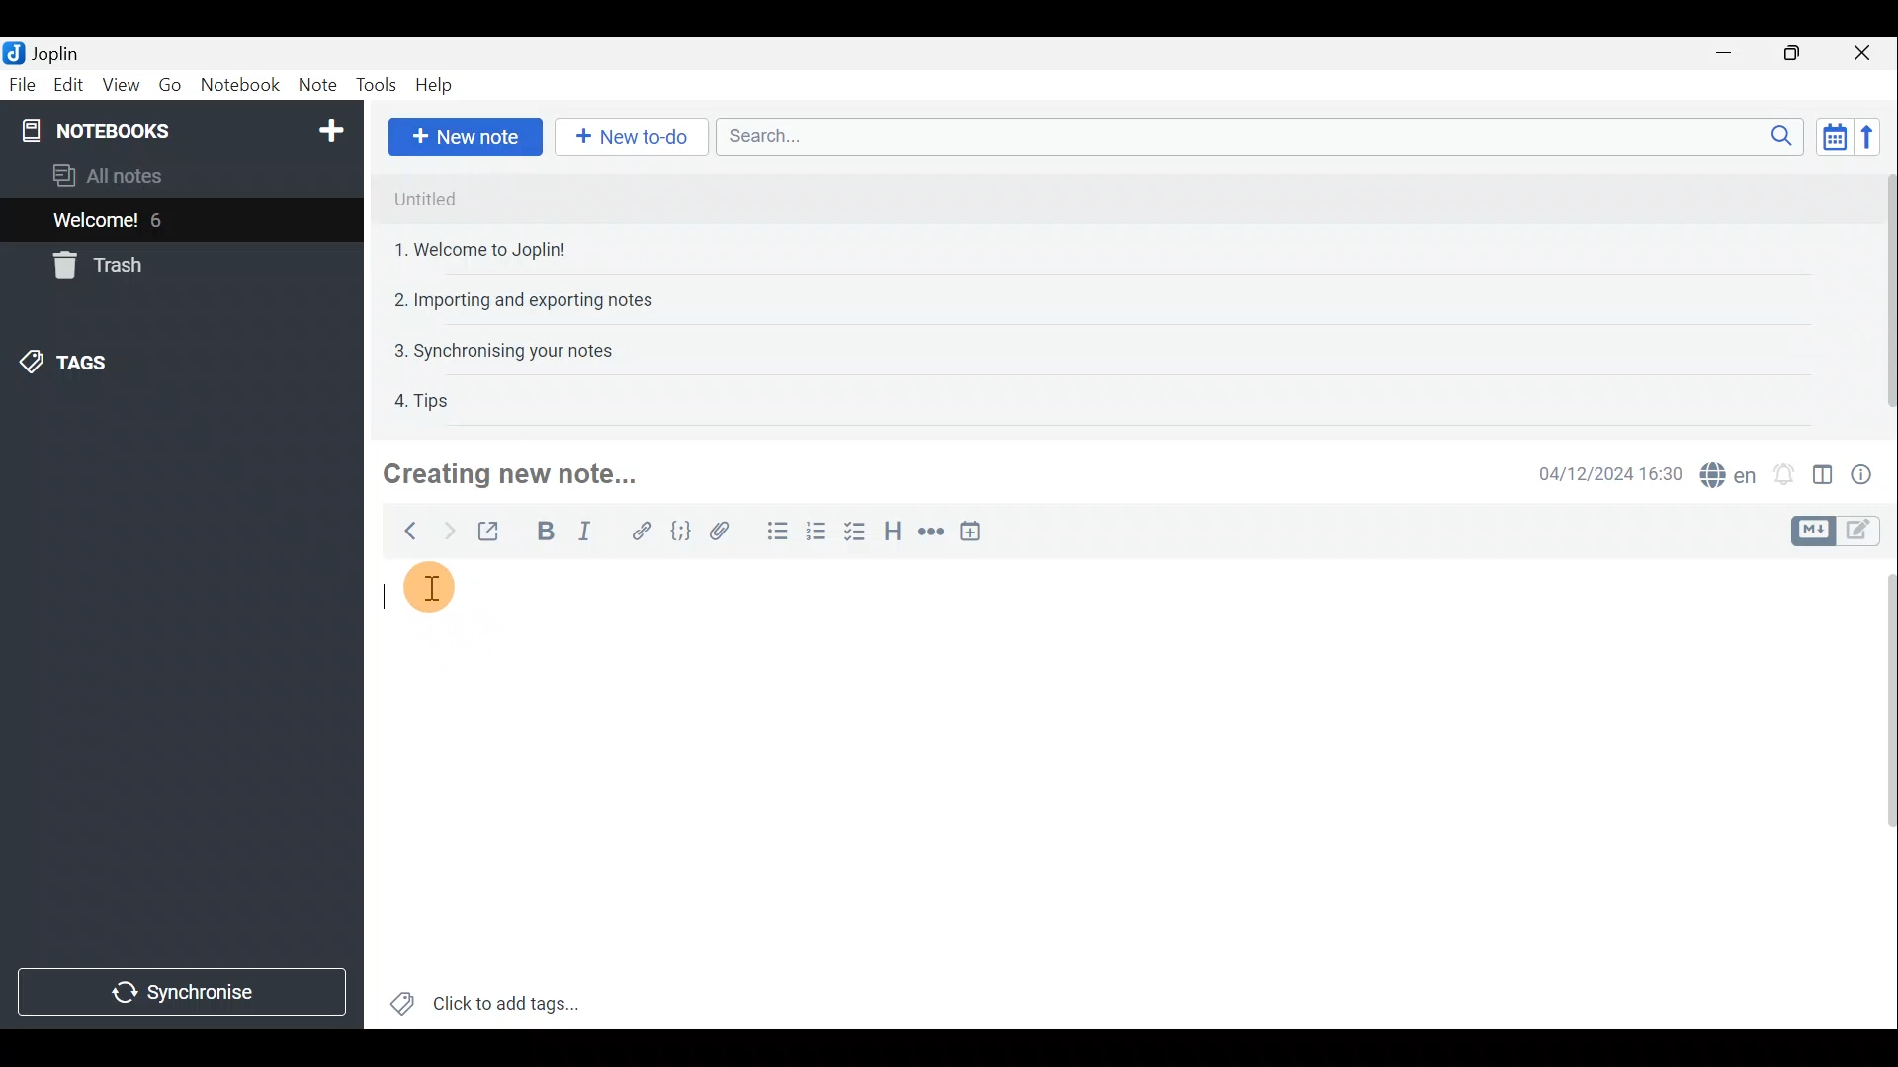 Image resolution: width=1898 pixels, height=1067 pixels. Describe the element at coordinates (1863, 54) in the screenshot. I see `Close` at that location.